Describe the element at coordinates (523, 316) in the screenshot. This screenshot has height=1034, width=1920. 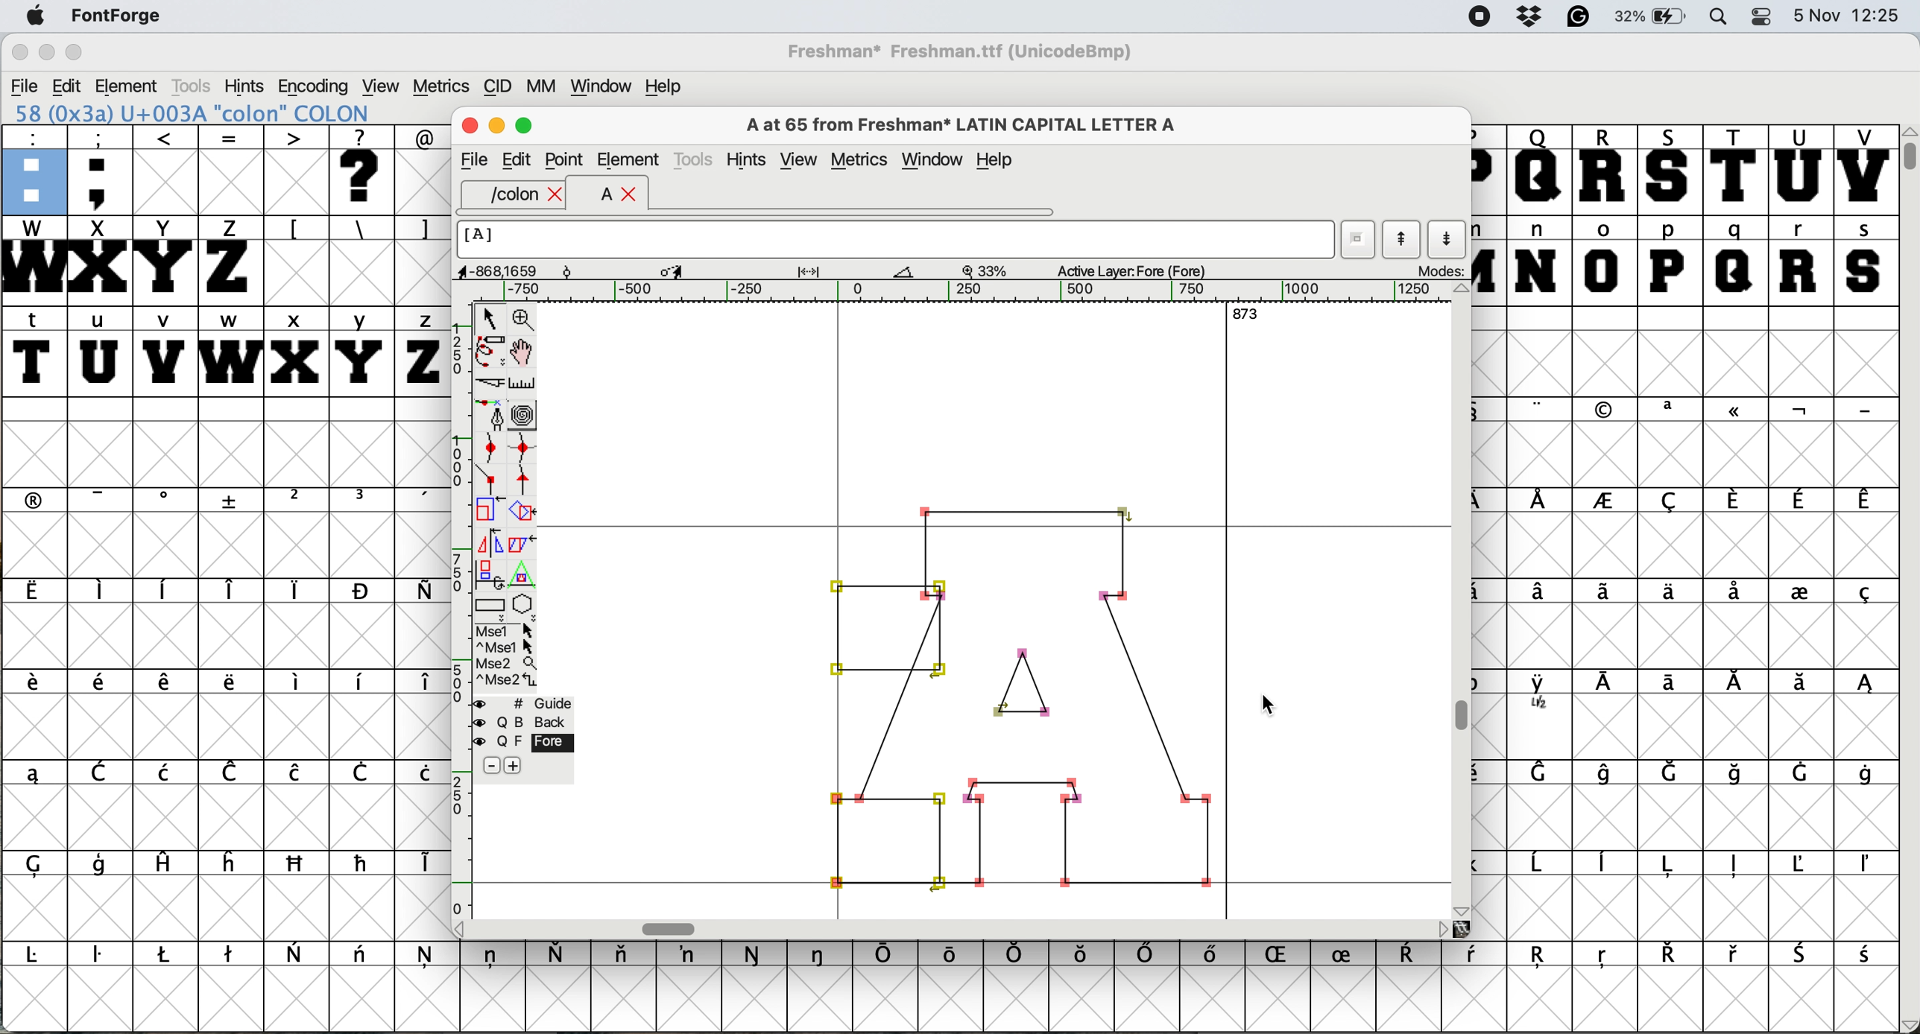
I see `zoom in` at that location.